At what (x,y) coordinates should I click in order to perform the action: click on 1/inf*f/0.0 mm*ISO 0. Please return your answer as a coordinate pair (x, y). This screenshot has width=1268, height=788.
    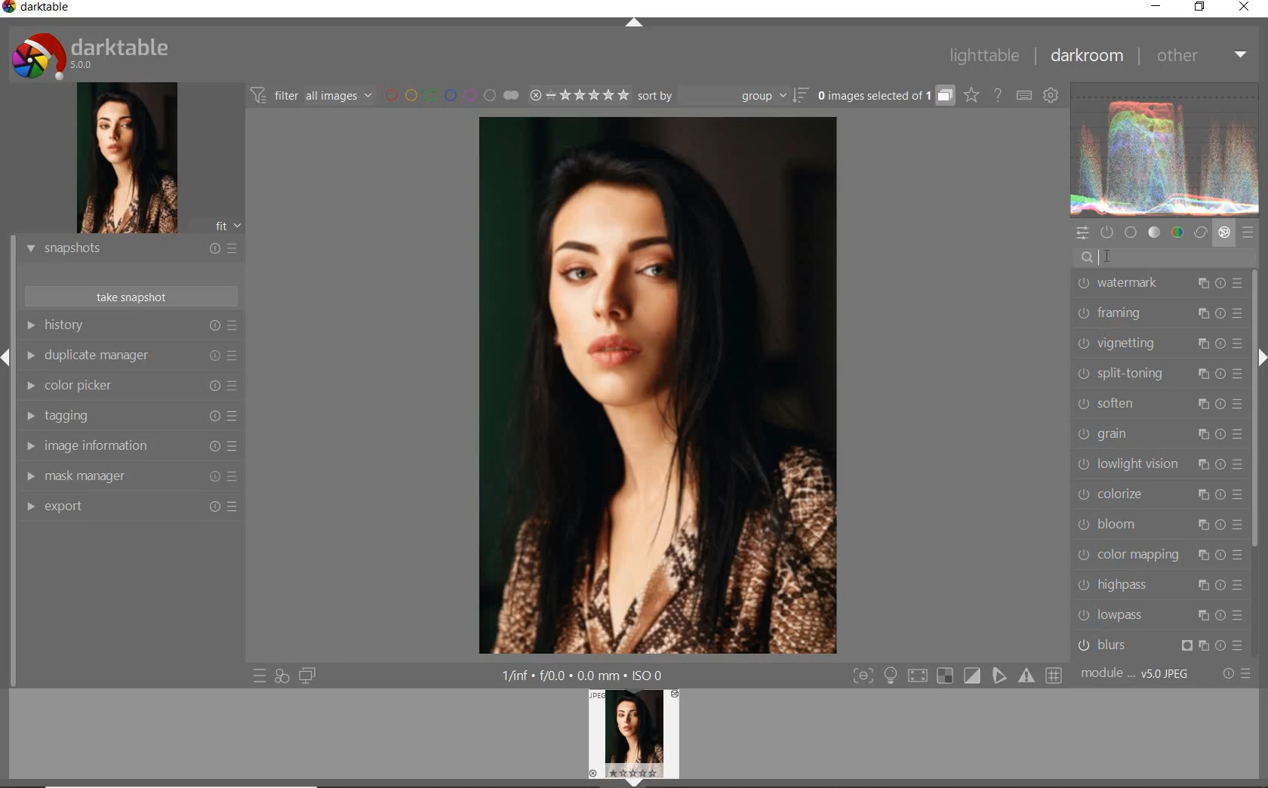
    Looking at the image, I should click on (584, 675).